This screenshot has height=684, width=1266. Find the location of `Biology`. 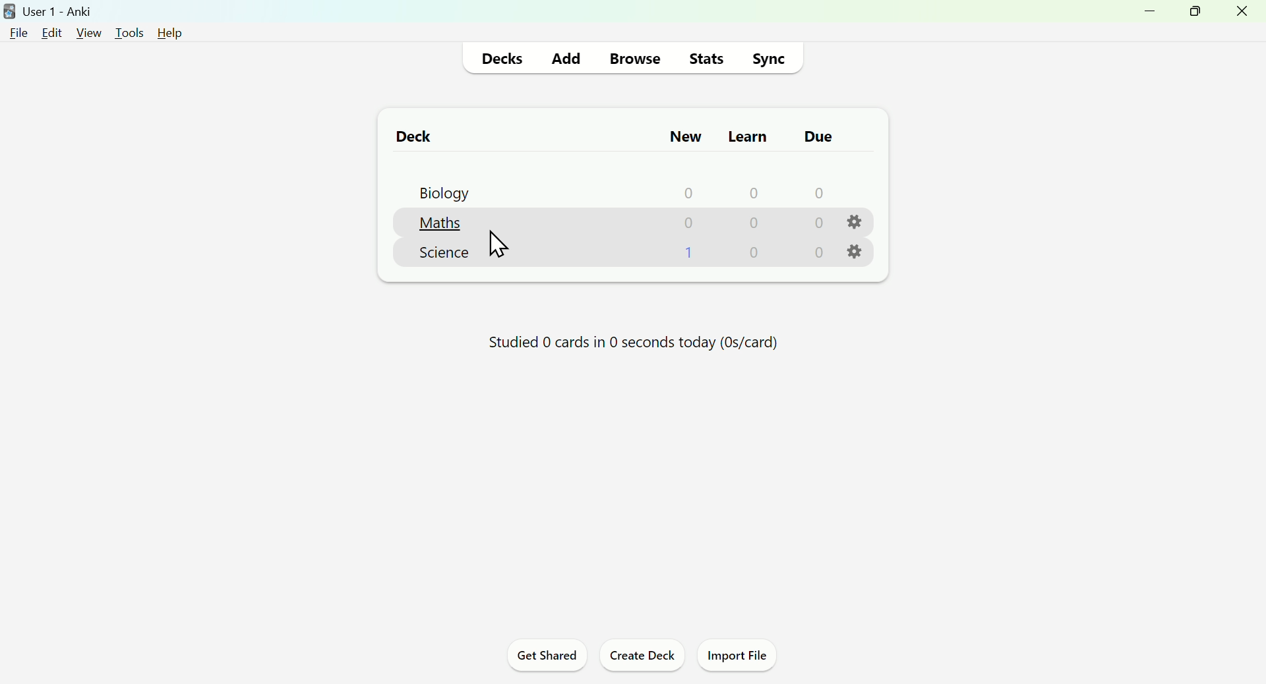

Biology is located at coordinates (442, 192).